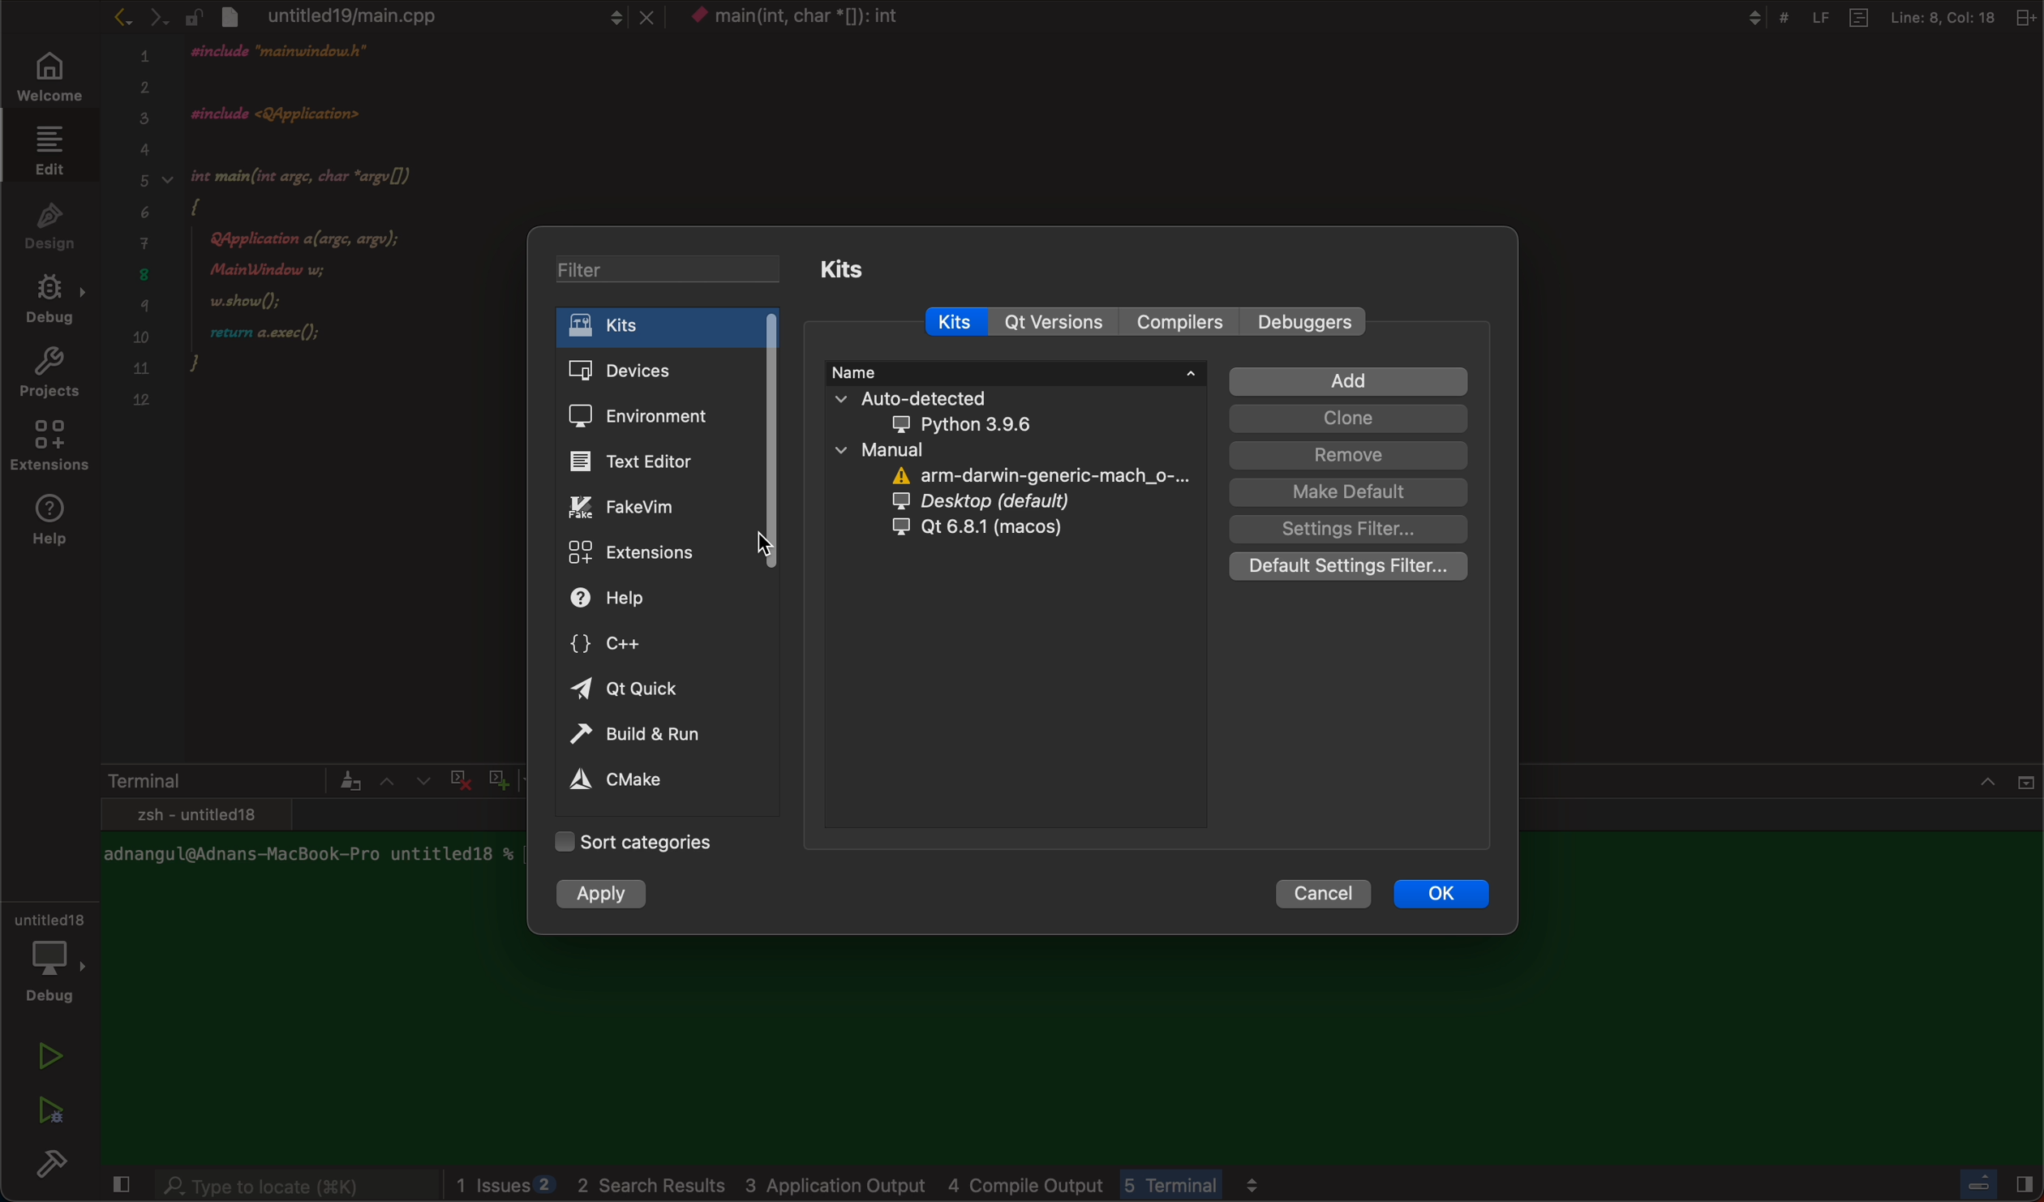 This screenshot has height=1202, width=2044. I want to click on debugger, so click(49, 955).